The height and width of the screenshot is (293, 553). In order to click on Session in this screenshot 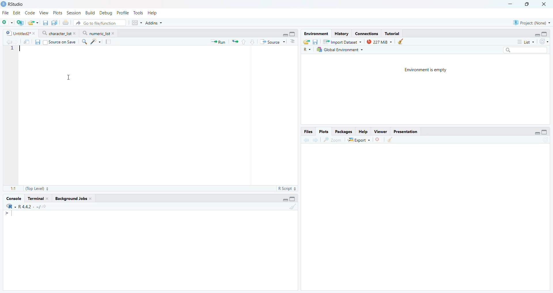, I will do `click(74, 12)`.